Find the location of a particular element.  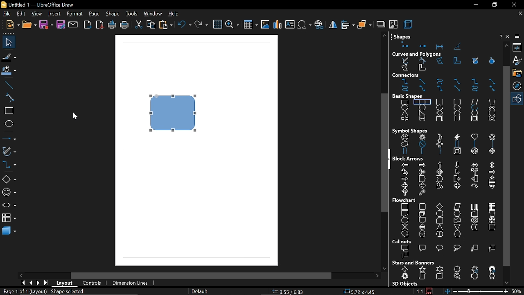

connectors is located at coordinates (9, 165).